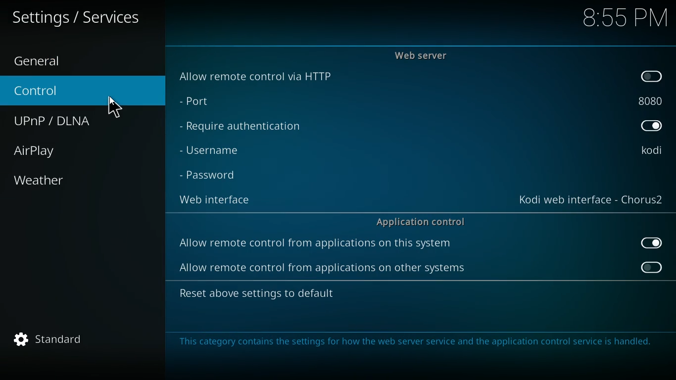 The image size is (676, 380). Describe the element at coordinates (655, 243) in the screenshot. I see `on` at that location.